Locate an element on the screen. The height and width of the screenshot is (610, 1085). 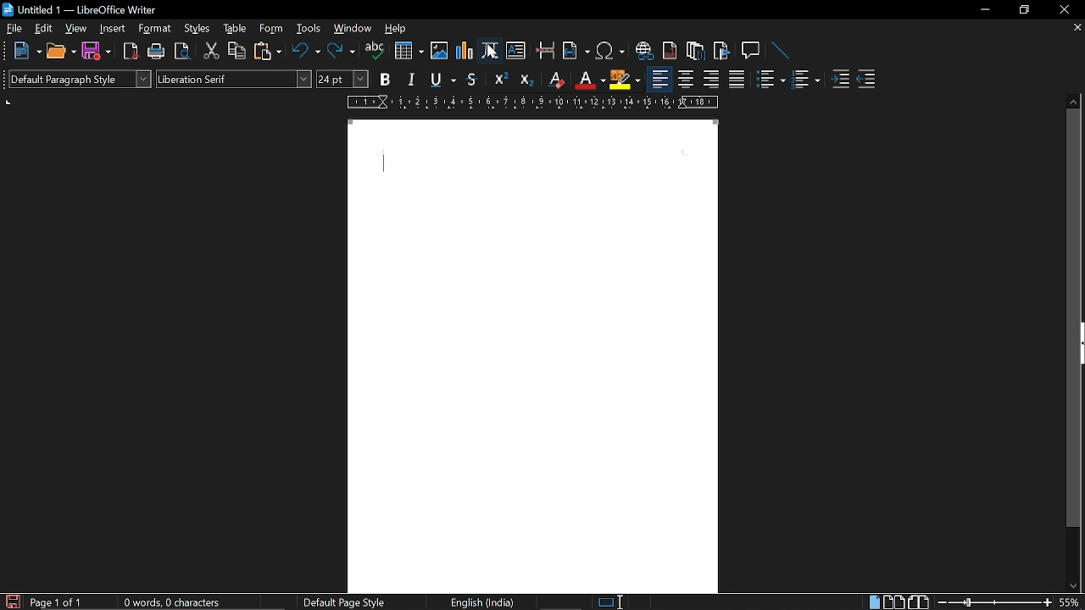
decrease indent is located at coordinates (866, 81).